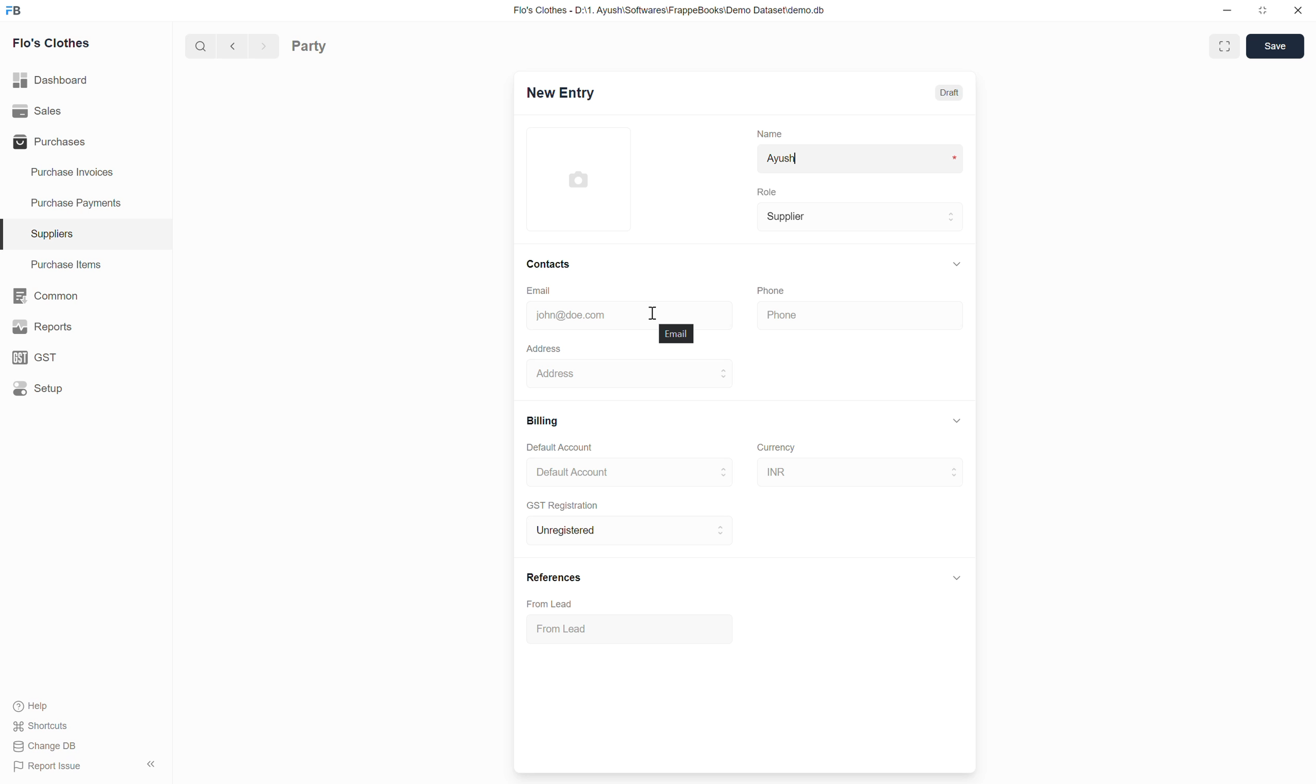  What do you see at coordinates (49, 767) in the screenshot?
I see `Report Issue` at bounding box center [49, 767].